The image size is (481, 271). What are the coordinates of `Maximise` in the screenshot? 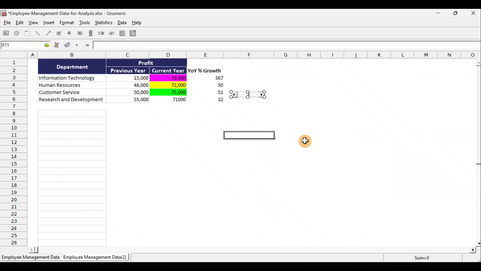 It's located at (458, 13).